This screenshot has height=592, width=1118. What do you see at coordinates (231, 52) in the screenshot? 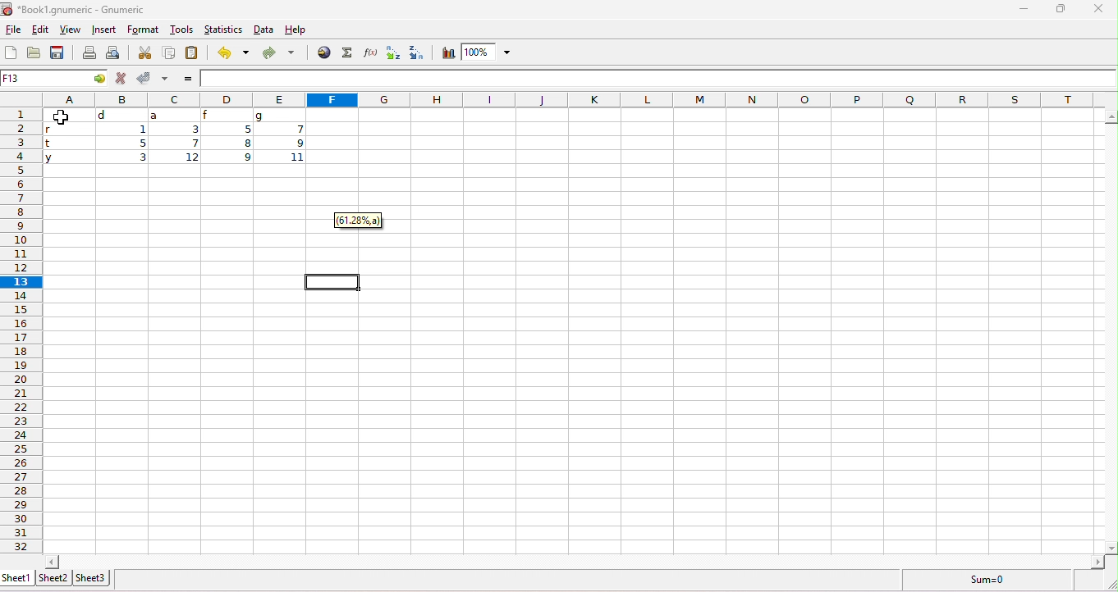
I see `undo` at bounding box center [231, 52].